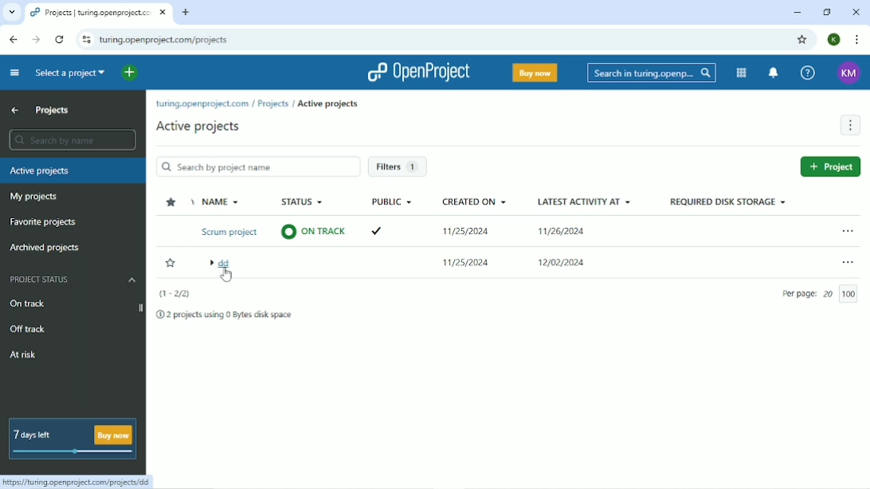 Image resolution: width=870 pixels, height=489 pixels. Describe the element at coordinates (12, 38) in the screenshot. I see `Back` at that location.